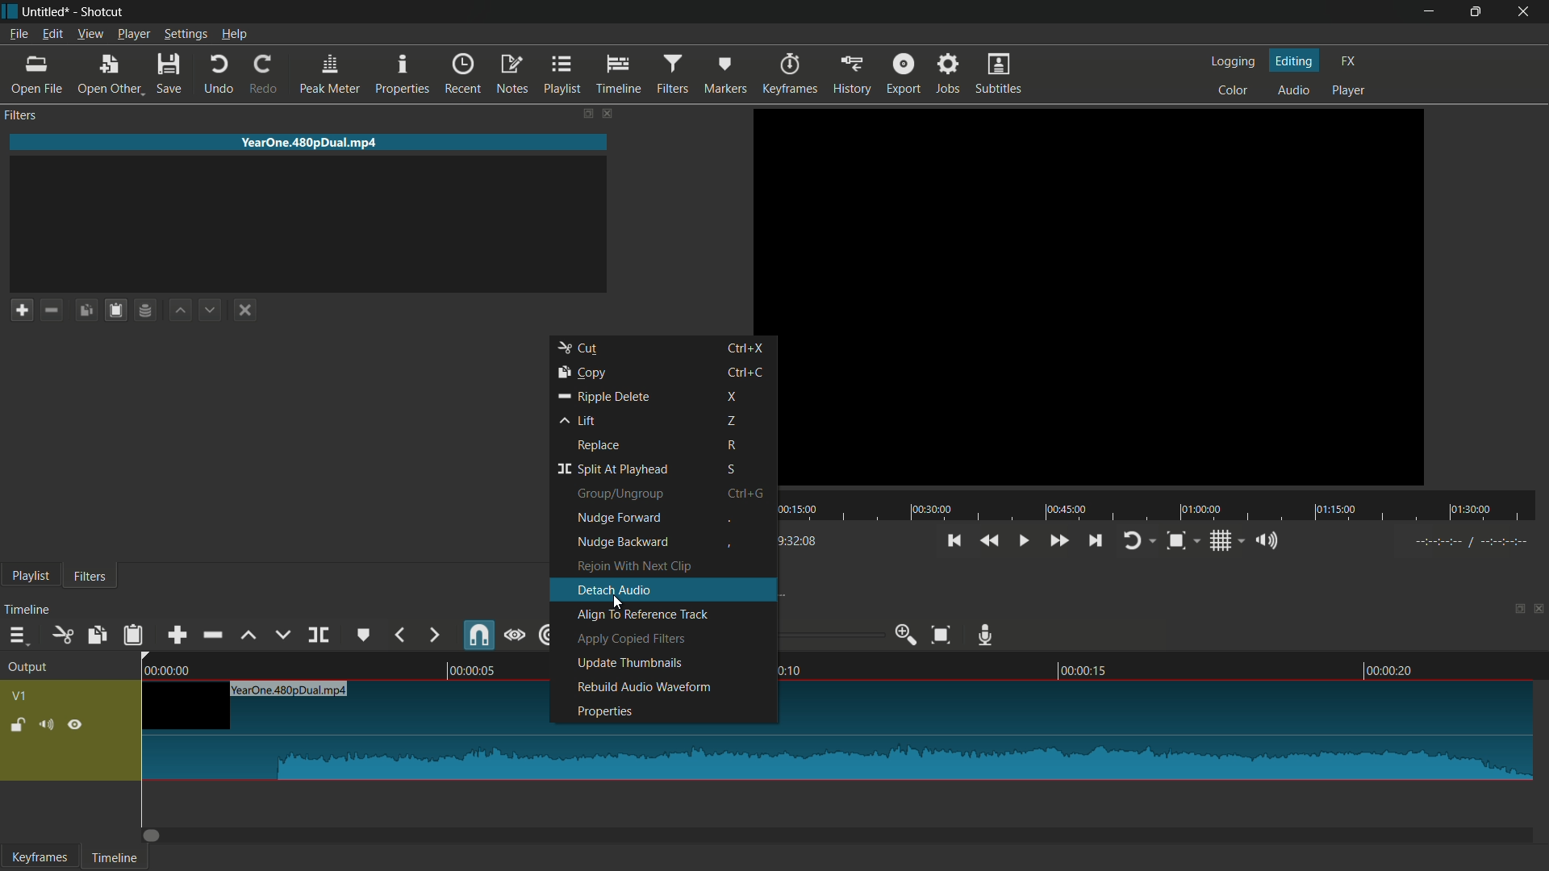 This screenshot has width=1549, height=871. I want to click on mute, so click(47, 725).